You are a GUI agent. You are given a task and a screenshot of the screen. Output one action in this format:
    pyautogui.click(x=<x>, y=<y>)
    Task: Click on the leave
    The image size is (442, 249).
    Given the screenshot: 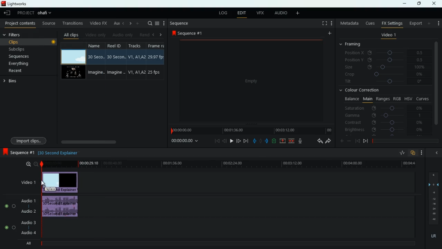 What is the action you would take?
    pyautogui.click(x=7, y=13)
    